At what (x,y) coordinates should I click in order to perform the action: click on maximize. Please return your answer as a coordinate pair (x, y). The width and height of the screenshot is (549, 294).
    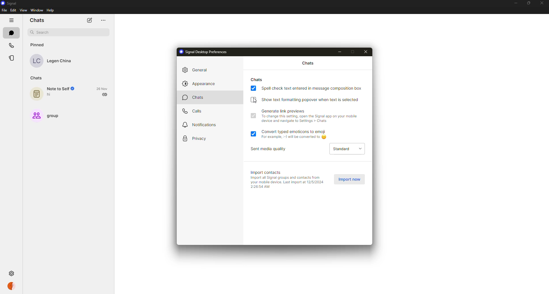
    Looking at the image, I should click on (528, 3).